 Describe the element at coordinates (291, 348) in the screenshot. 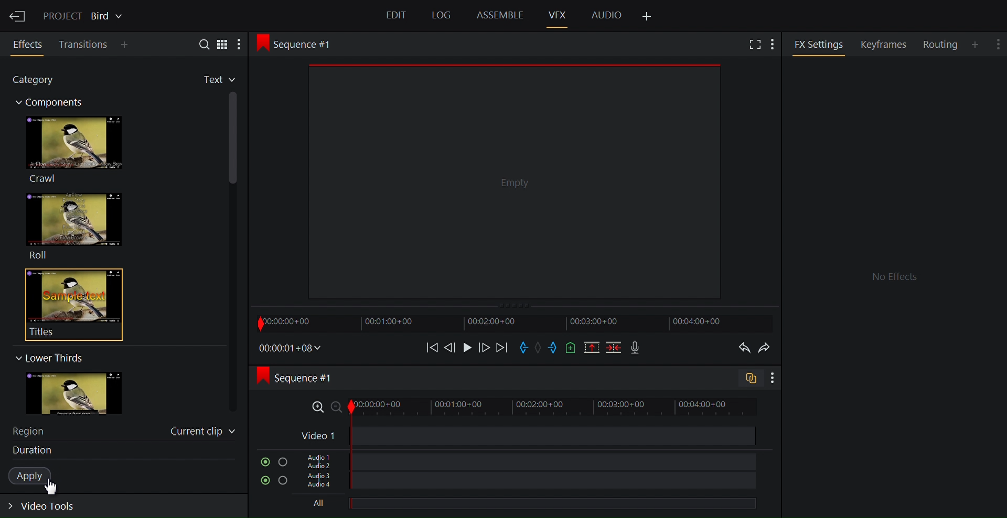

I see `Timecodes and reels` at that location.